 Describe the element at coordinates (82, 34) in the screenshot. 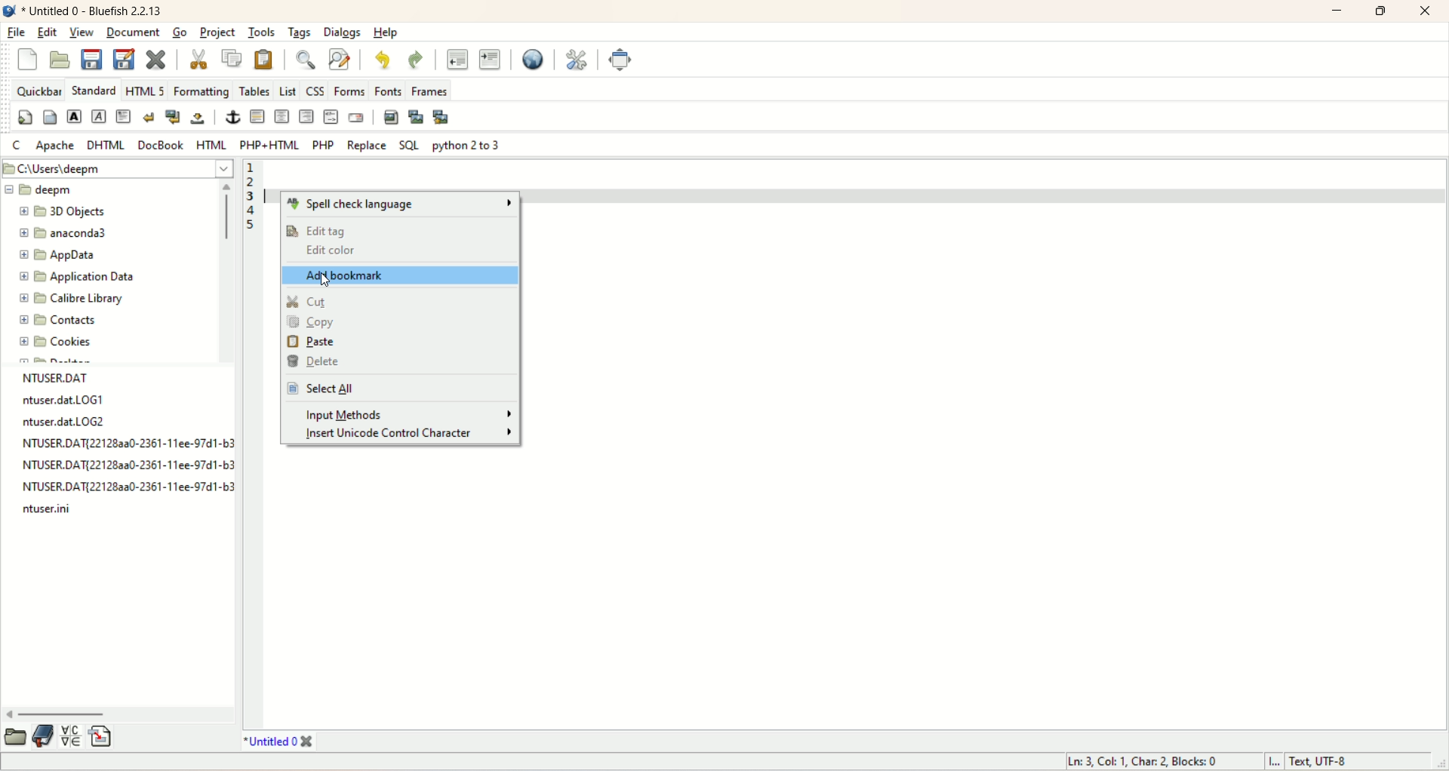

I see `view` at that location.